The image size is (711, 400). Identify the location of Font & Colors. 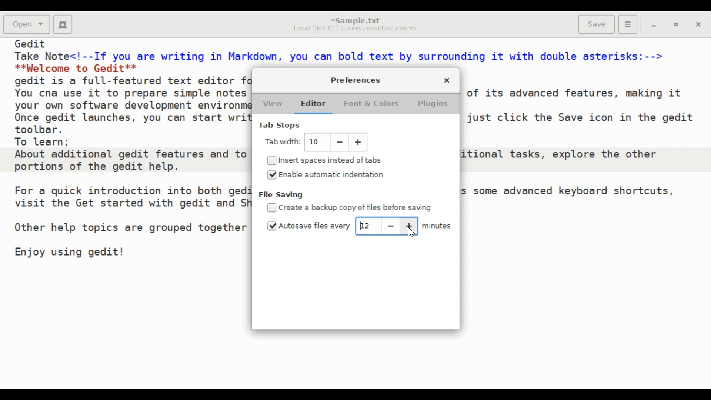
(372, 103).